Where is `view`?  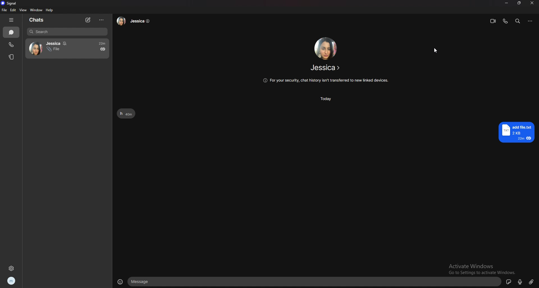 view is located at coordinates (23, 10).